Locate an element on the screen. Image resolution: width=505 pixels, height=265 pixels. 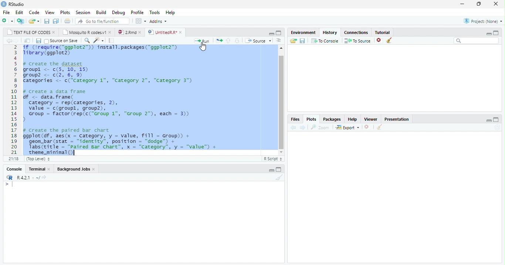
go to next section is located at coordinates (278, 41).